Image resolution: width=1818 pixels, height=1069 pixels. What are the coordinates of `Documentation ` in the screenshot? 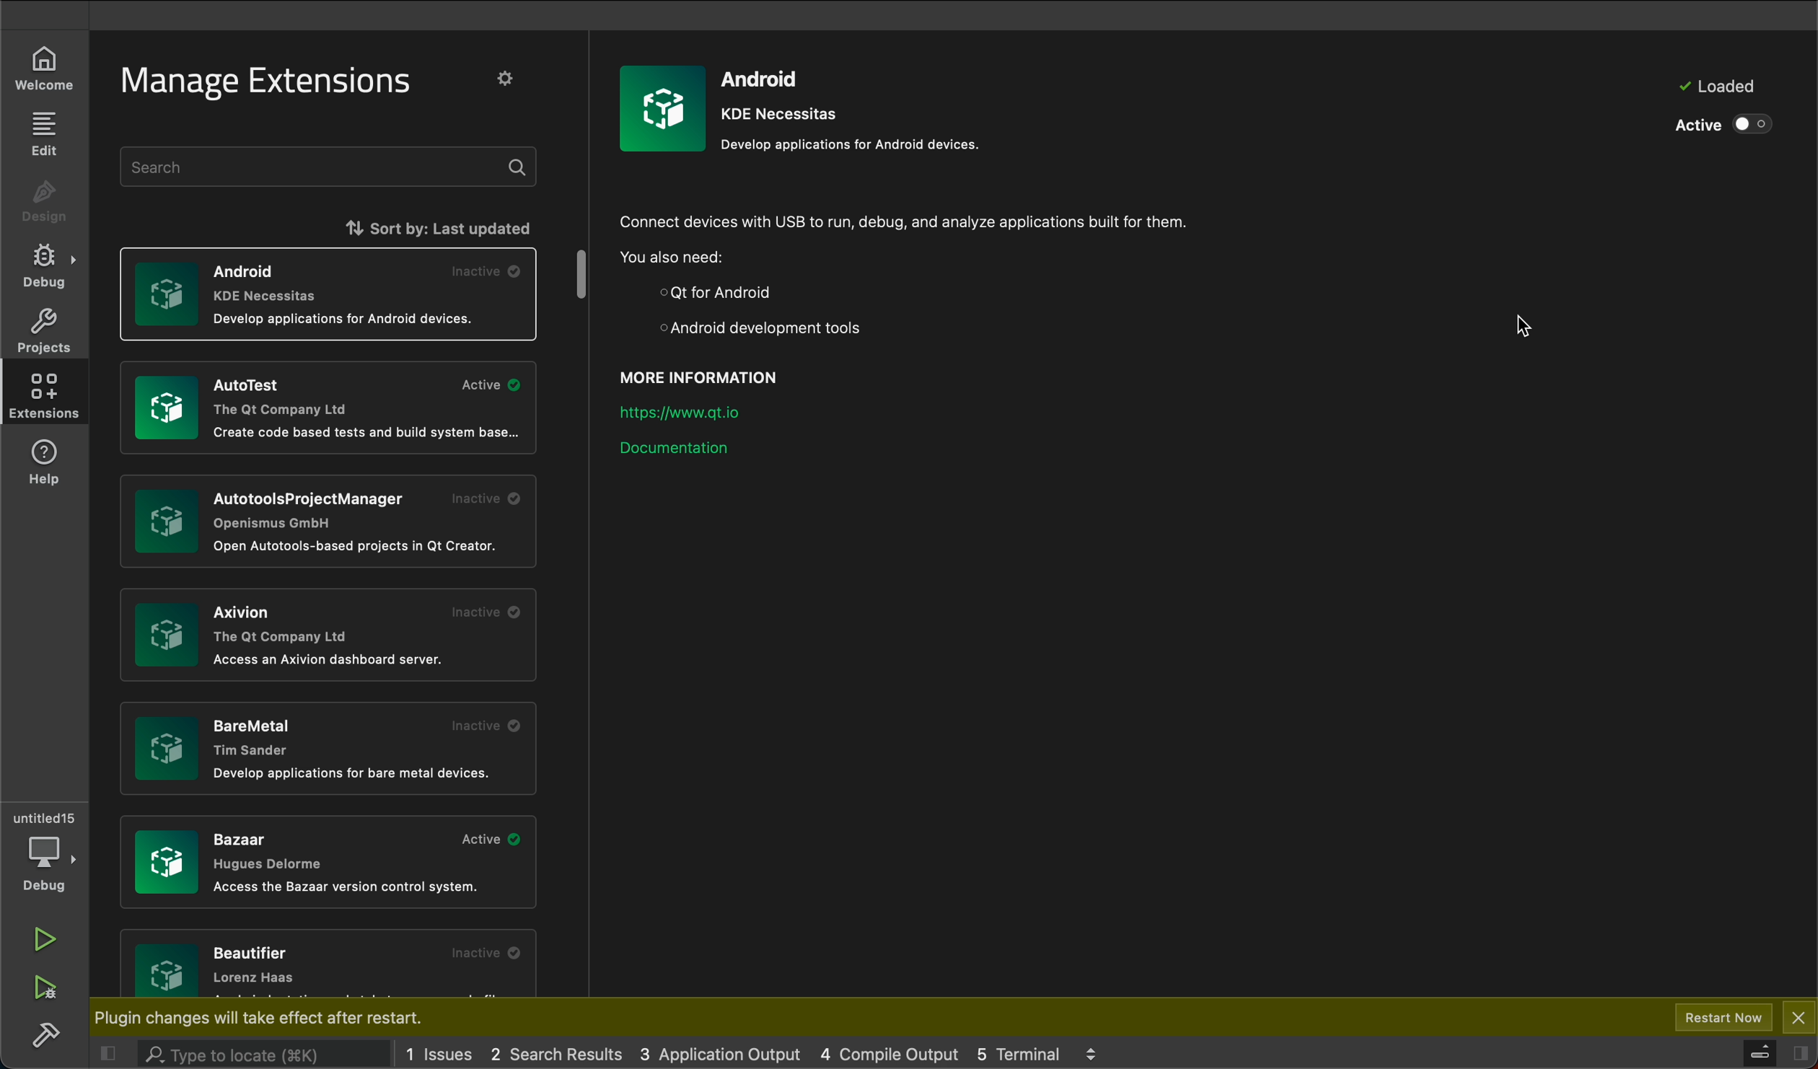 It's located at (685, 457).